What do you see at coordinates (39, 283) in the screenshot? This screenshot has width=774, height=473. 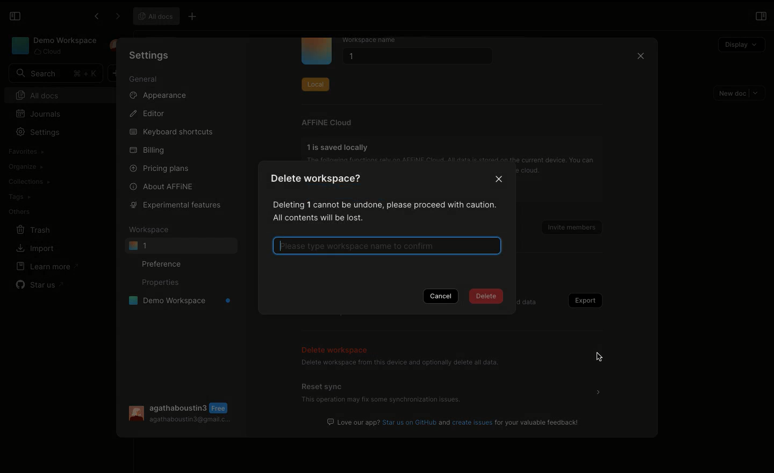 I see `Star us` at bounding box center [39, 283].